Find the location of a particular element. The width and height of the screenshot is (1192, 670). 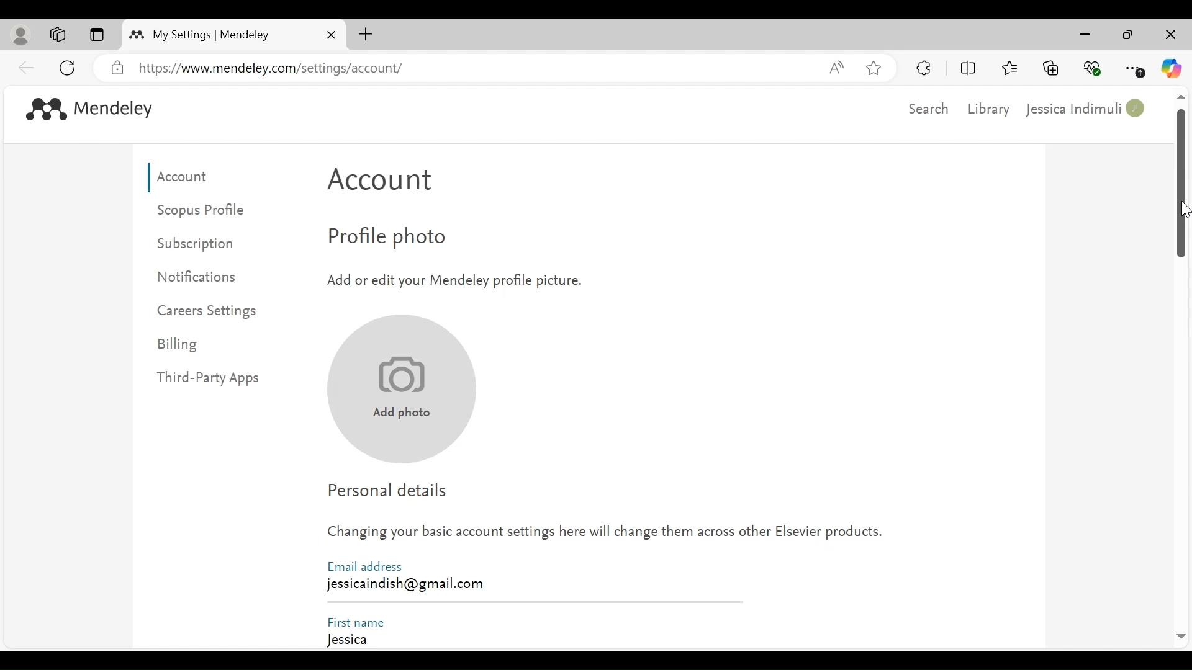

library is located at coordinates (990, 108).